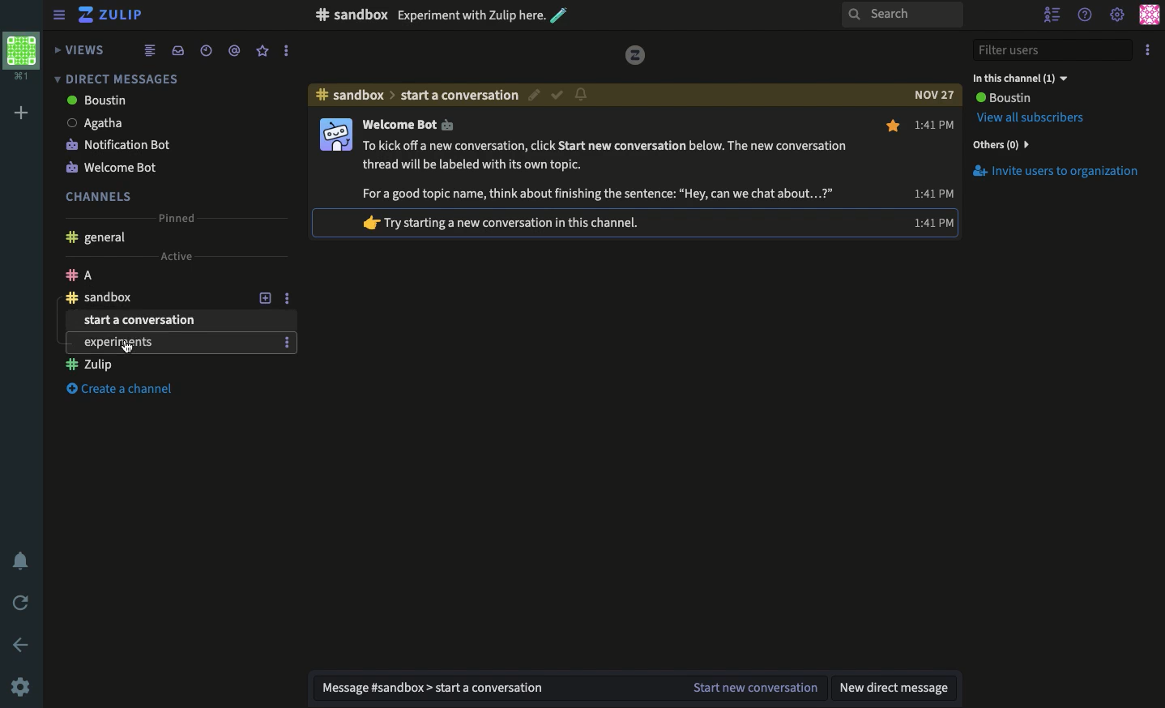 The height and width of the screenshot is (708, 1165). What do you see at coordinates (557, 96) in the screenshot?
I see `Resolved` at bounding box center [557, 96].